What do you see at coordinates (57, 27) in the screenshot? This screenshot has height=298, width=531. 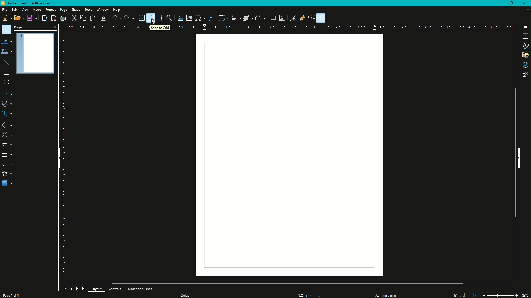 I see `Close` at bounding box center [57, 27].